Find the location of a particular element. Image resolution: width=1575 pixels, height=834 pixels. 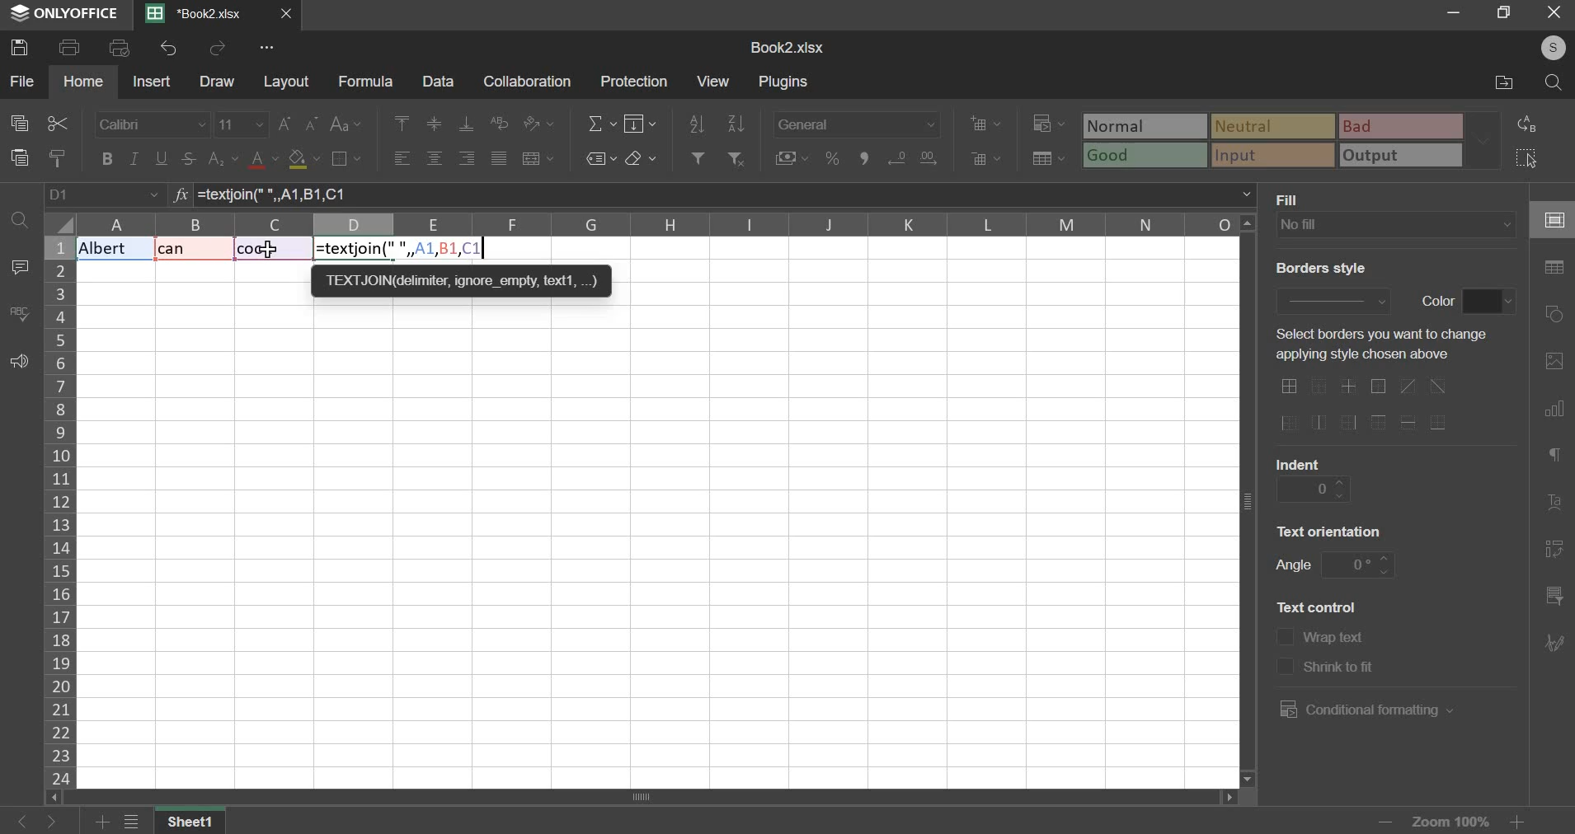

text is located at coordinates (1437, 299).